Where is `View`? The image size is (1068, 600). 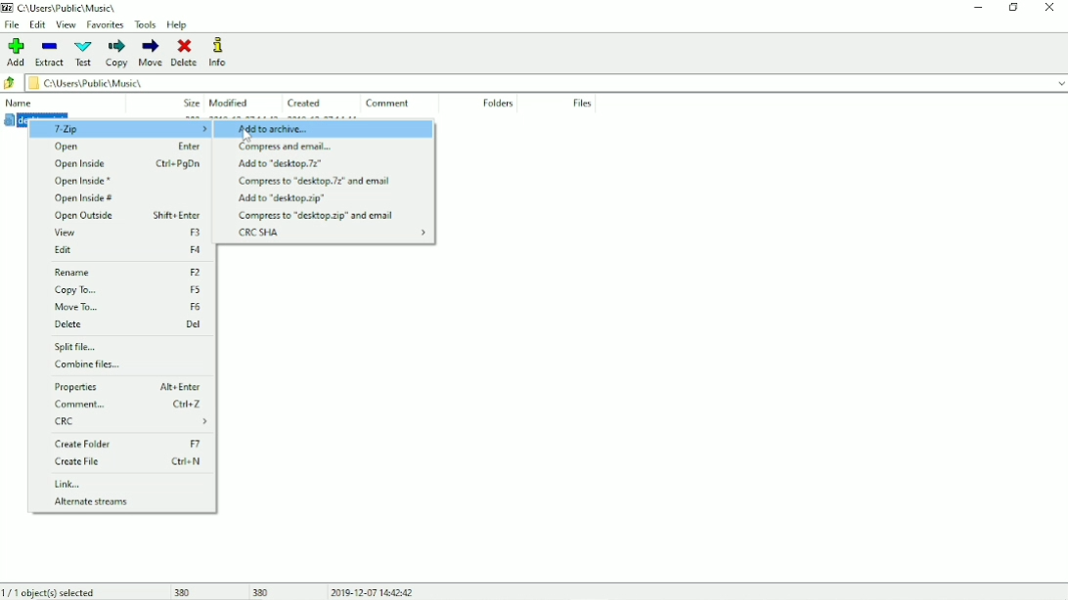 View is located at coordinates (66, 25).